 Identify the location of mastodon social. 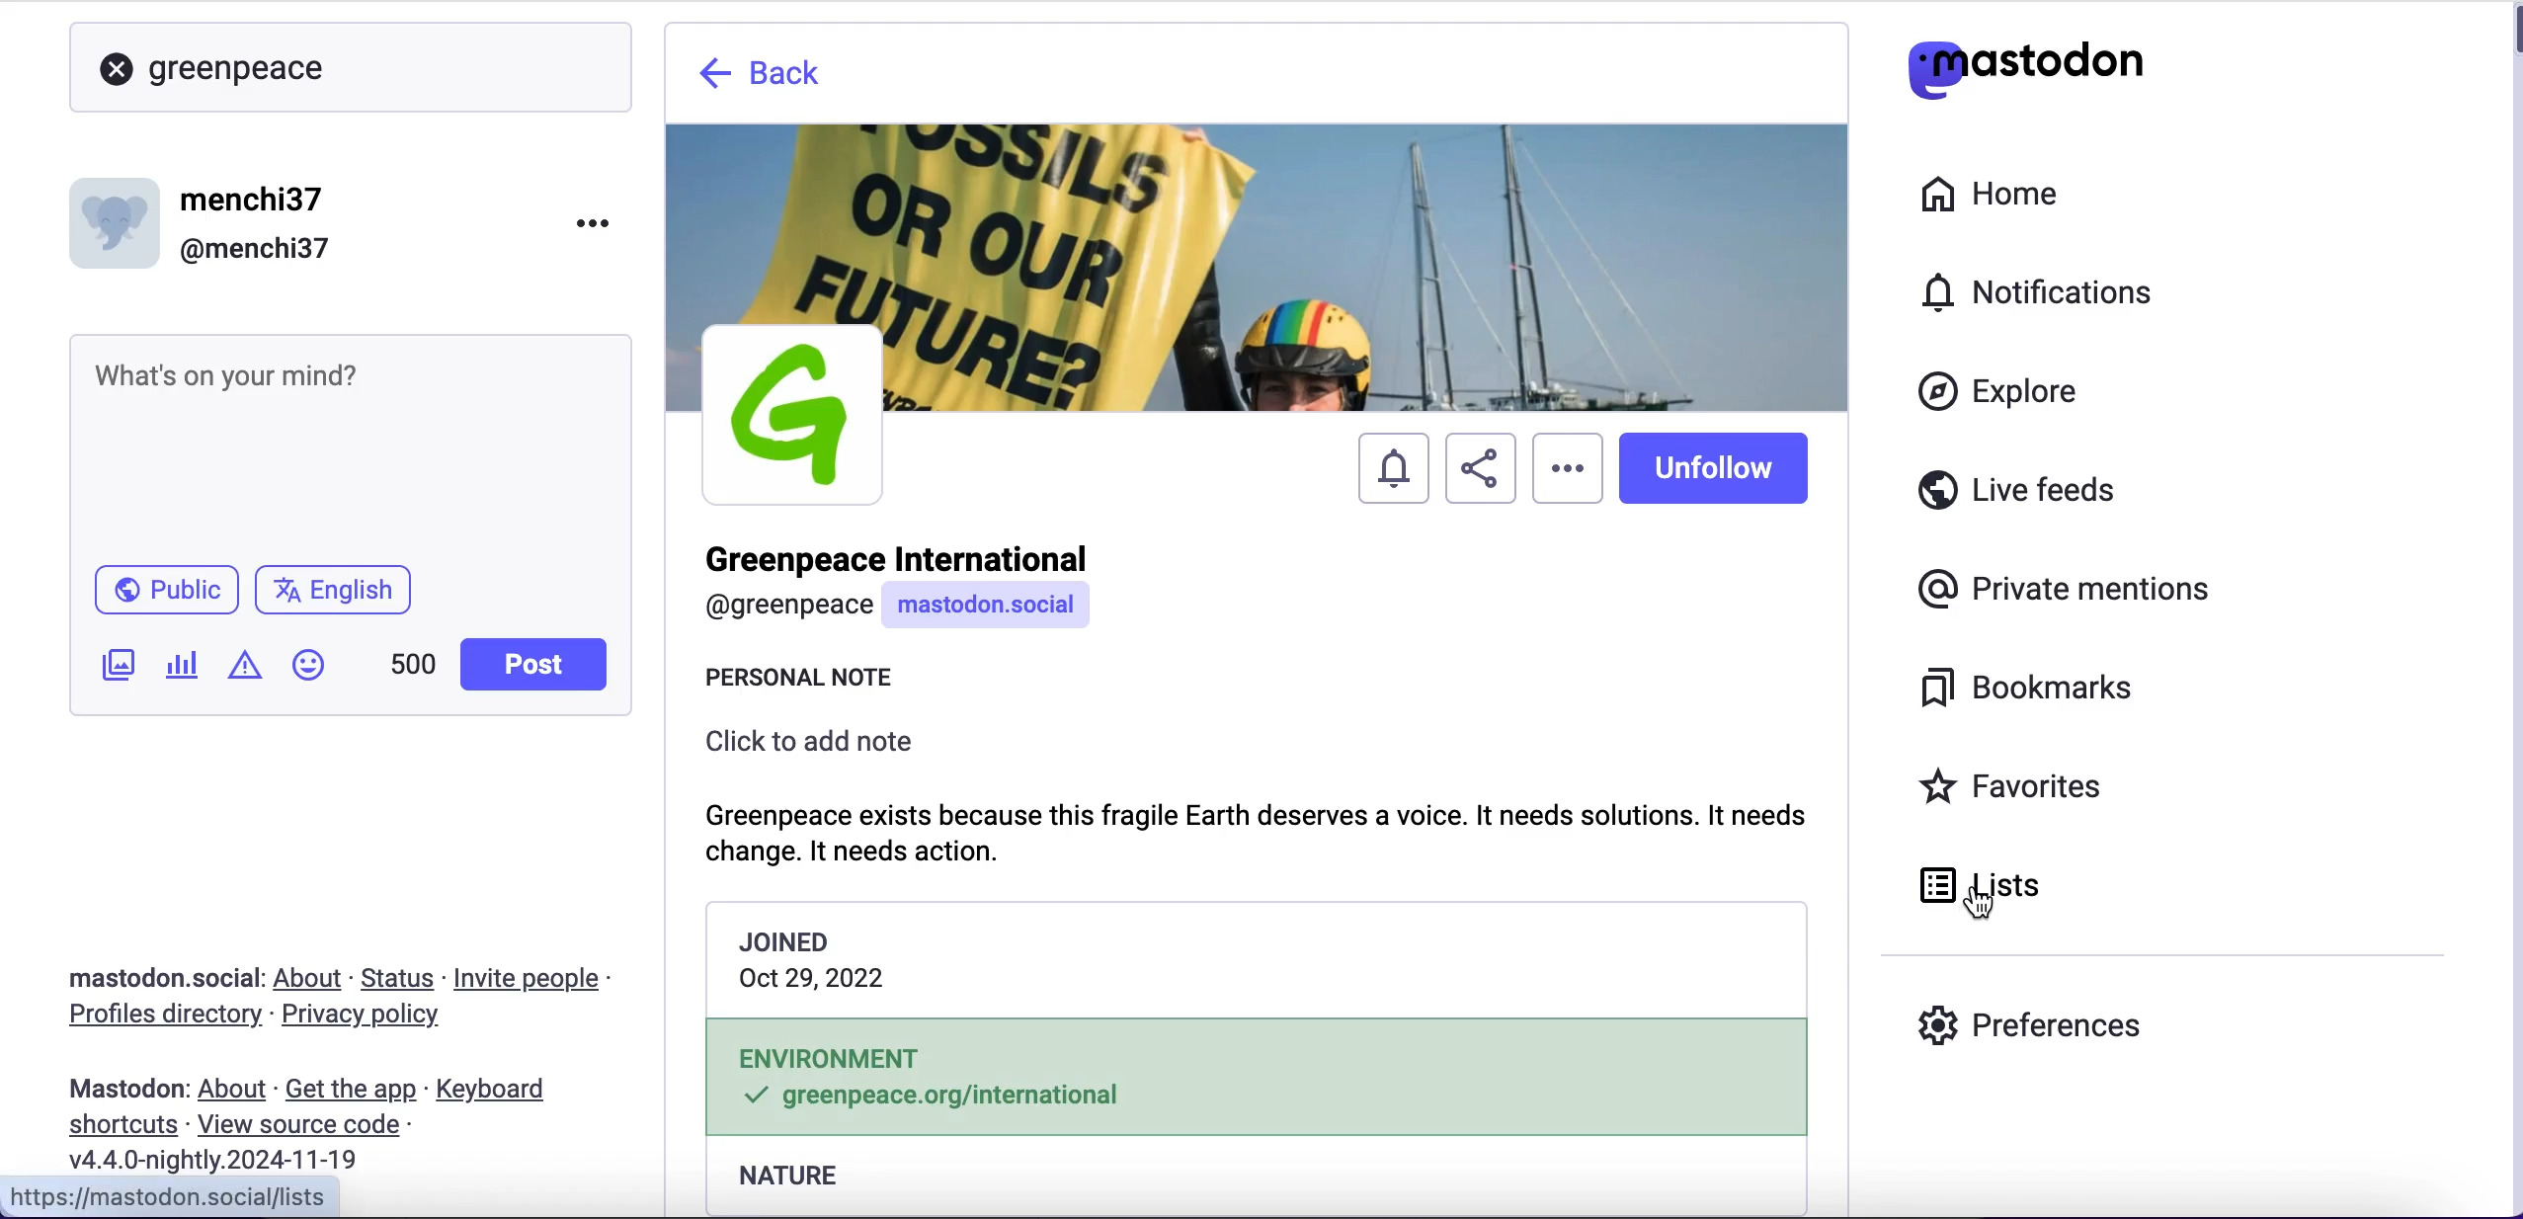
(138, 979).